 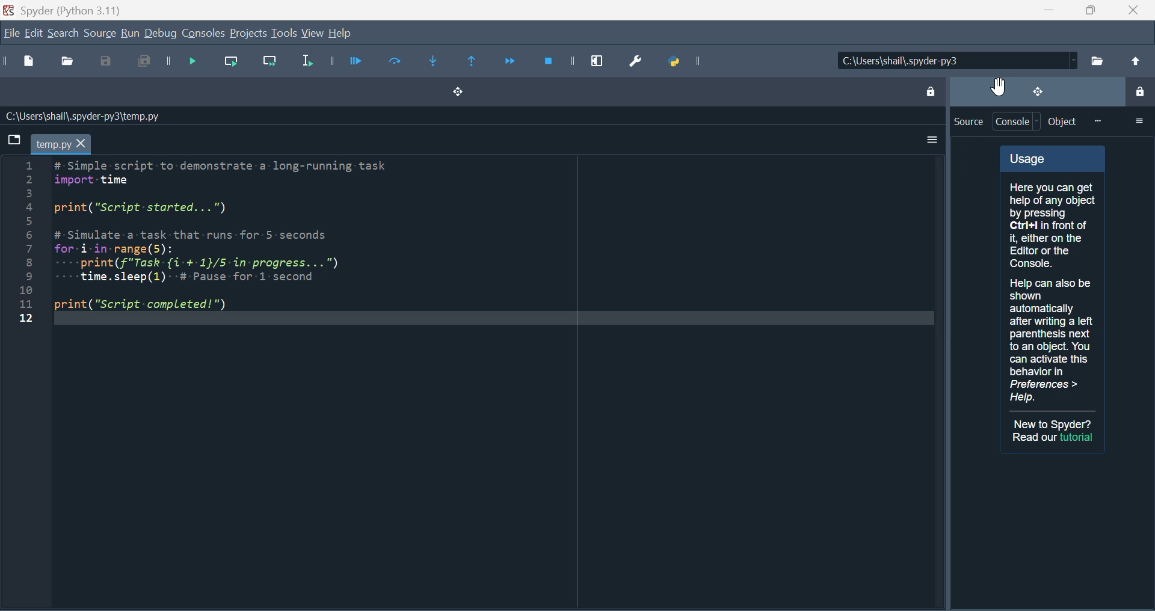 What do you see at coordinates (204, 34) in the screenshot?
I see `Console` at bounding box center [204, 34].